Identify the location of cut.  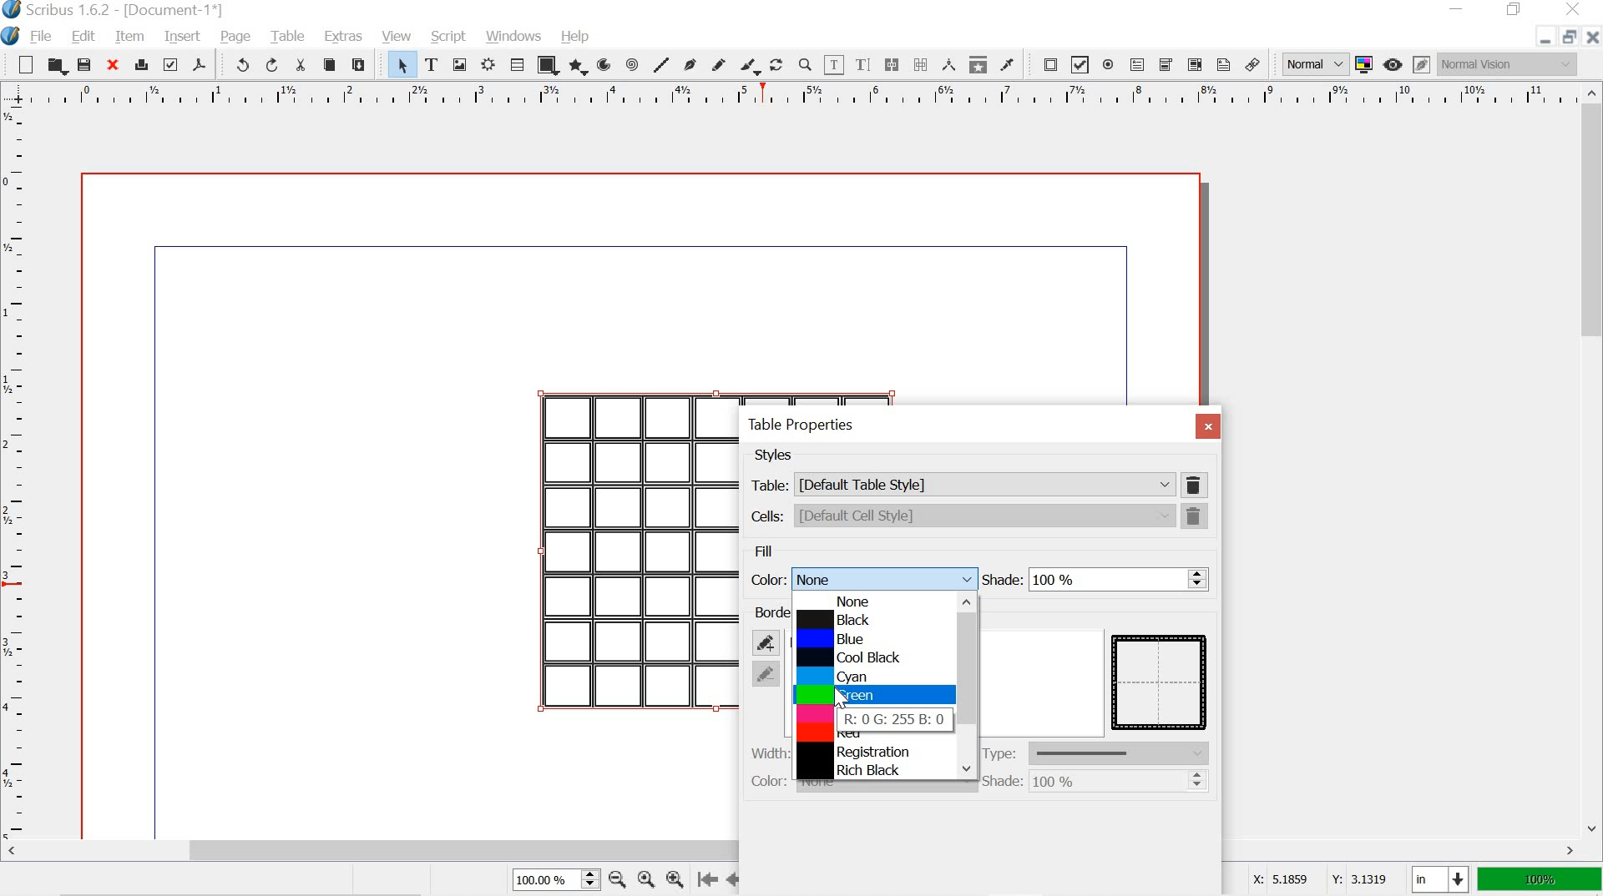
(301, 67).